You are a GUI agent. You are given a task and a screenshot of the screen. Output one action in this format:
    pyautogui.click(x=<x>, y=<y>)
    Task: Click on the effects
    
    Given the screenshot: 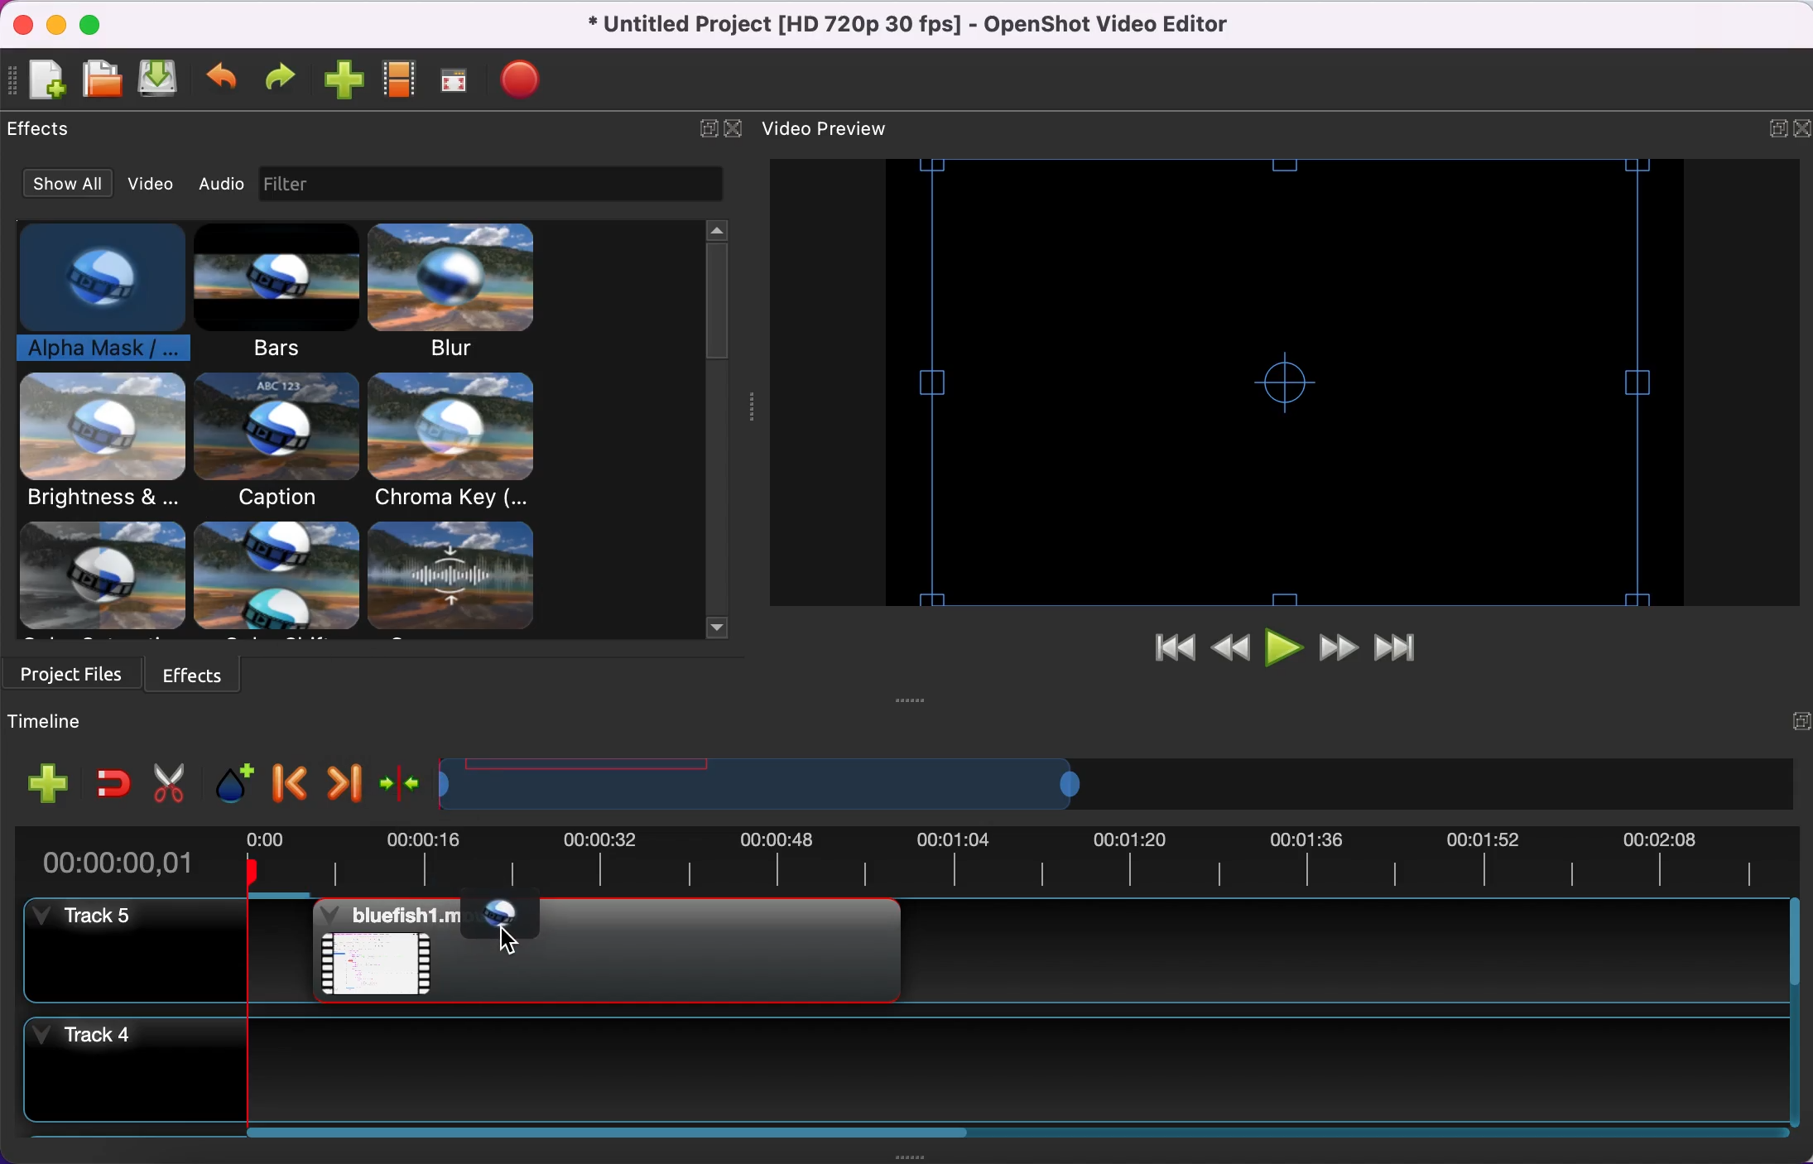 What is the action you would take?
    pyautogui.click(x=43, y=132)
    